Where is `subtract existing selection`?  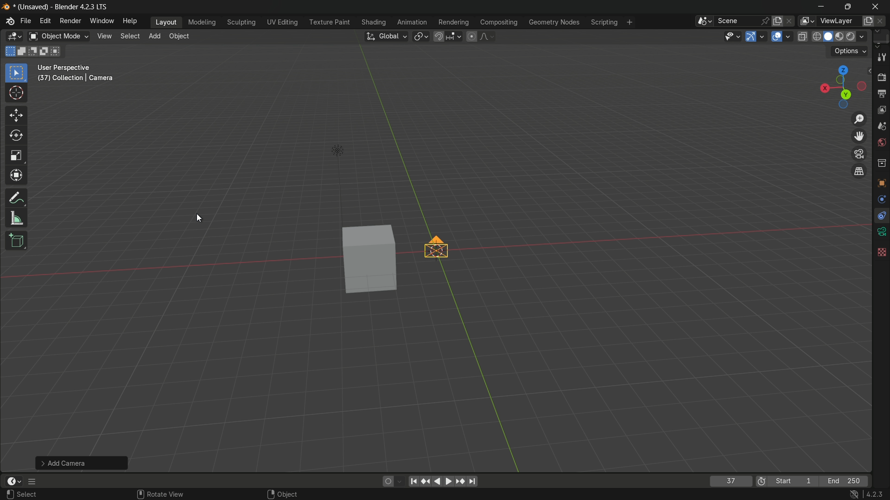 subtract existing selection is located at coordinates (35, 51).